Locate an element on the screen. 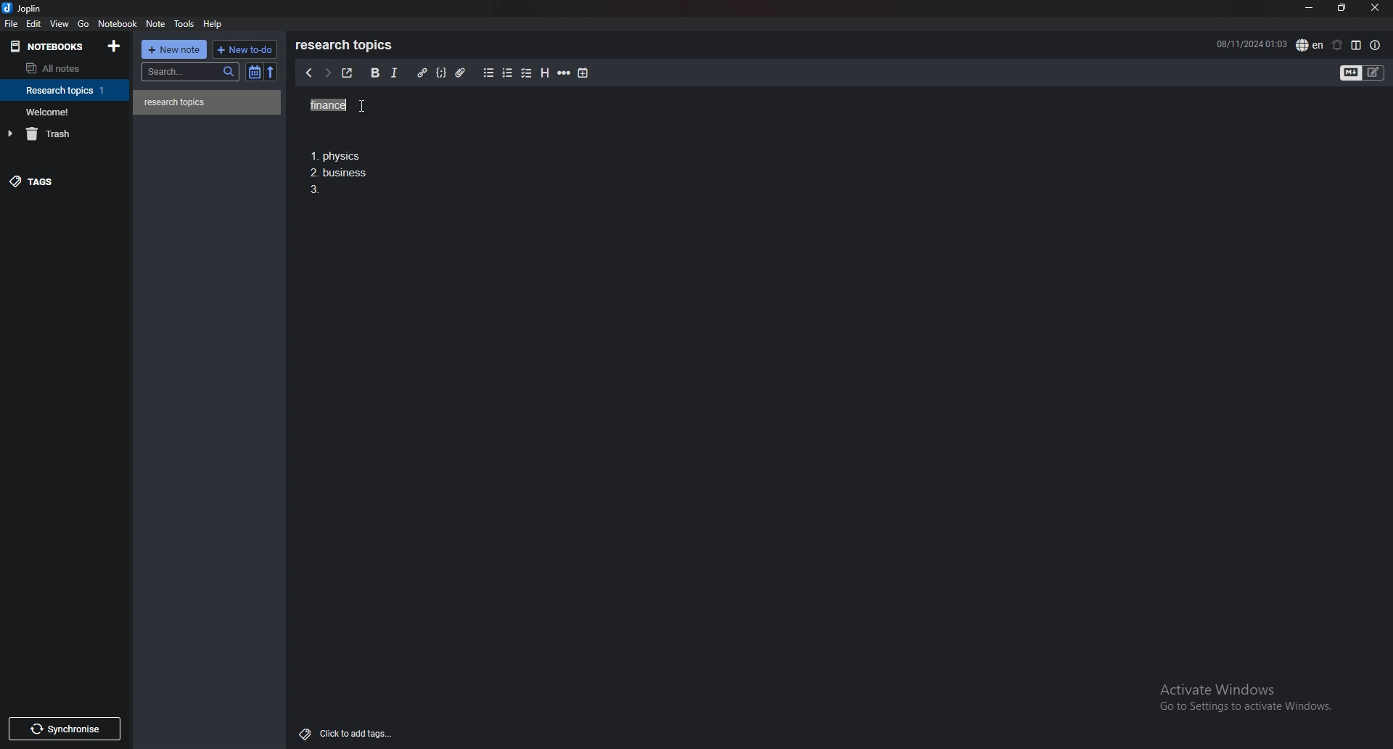 This screenshot has height=749, width=1393. previous is located at coordinates (309, 74).